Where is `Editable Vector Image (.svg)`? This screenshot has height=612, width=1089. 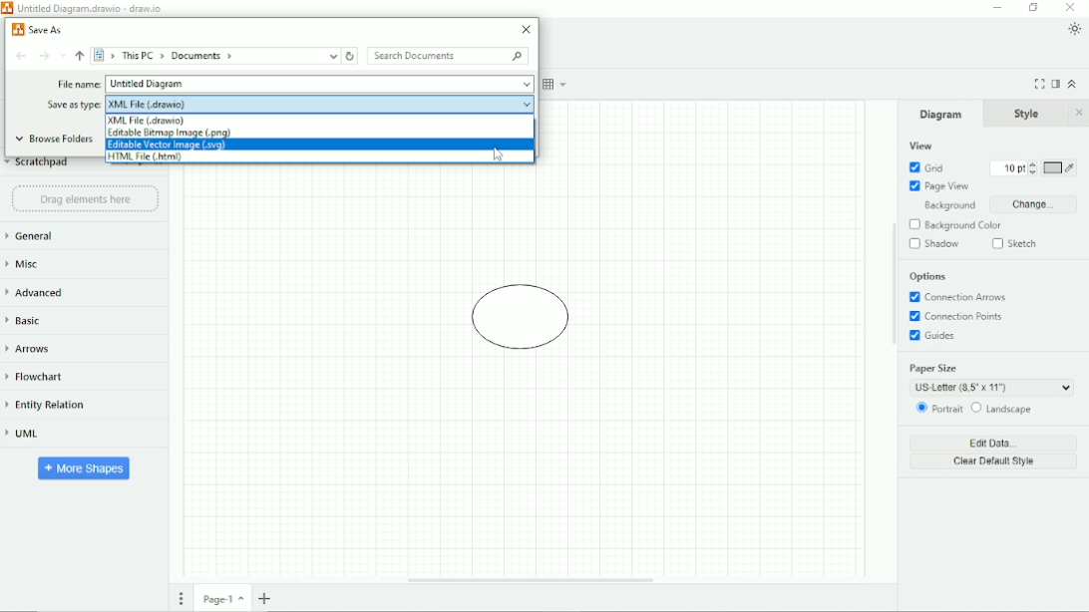 Editable Vector Image (.svg) is located at coordinates (174, 146).